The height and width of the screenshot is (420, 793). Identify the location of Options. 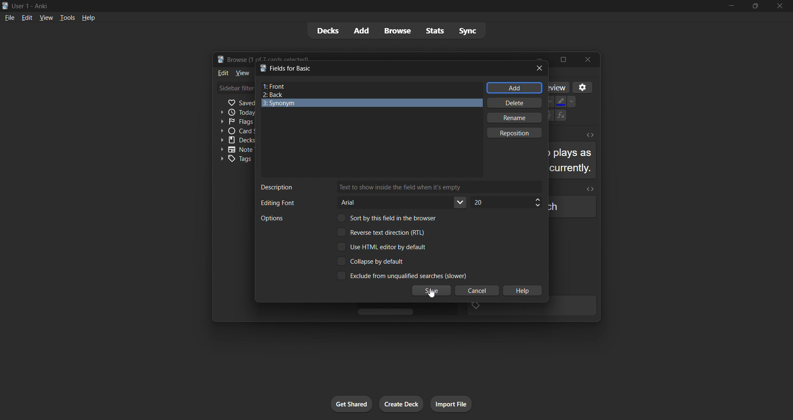
(275, 220).